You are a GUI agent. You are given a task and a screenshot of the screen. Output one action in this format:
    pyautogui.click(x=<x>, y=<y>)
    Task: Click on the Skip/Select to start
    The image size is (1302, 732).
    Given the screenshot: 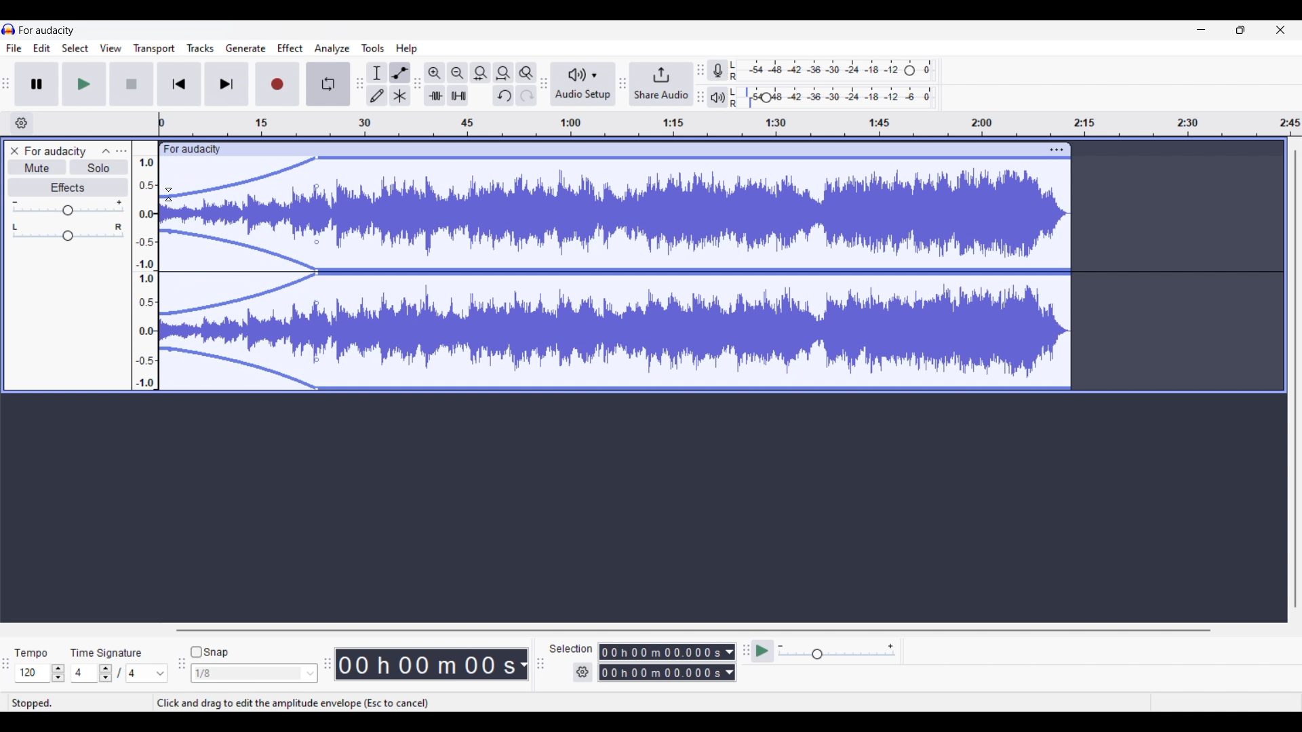 What is the action you would take?
    pyautogui.click(x=179, y=83)
    